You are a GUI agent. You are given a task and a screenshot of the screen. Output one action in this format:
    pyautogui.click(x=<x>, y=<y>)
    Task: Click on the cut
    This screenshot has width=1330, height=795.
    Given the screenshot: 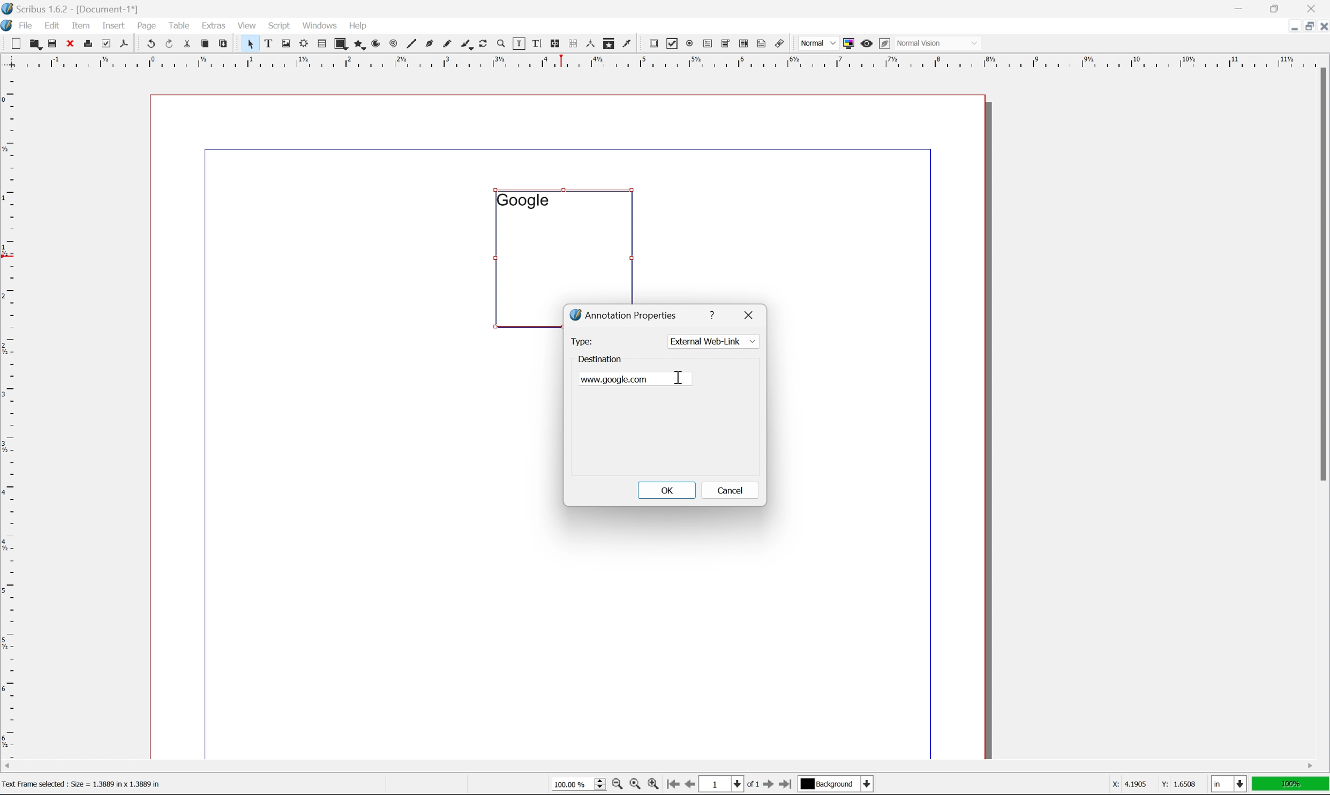 What is the action you would take?
    pyautogui.click(x=187, y=43)
    